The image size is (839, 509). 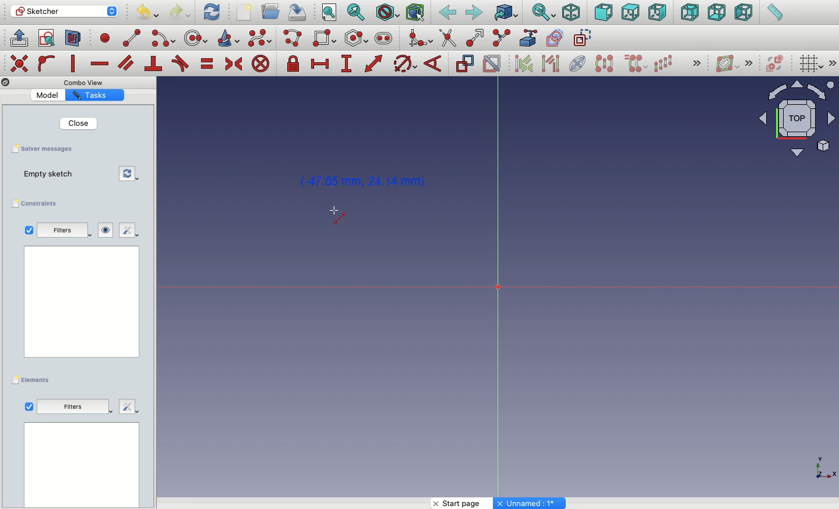 I want to click on Constrain tangent, so click(x=181, y=63).